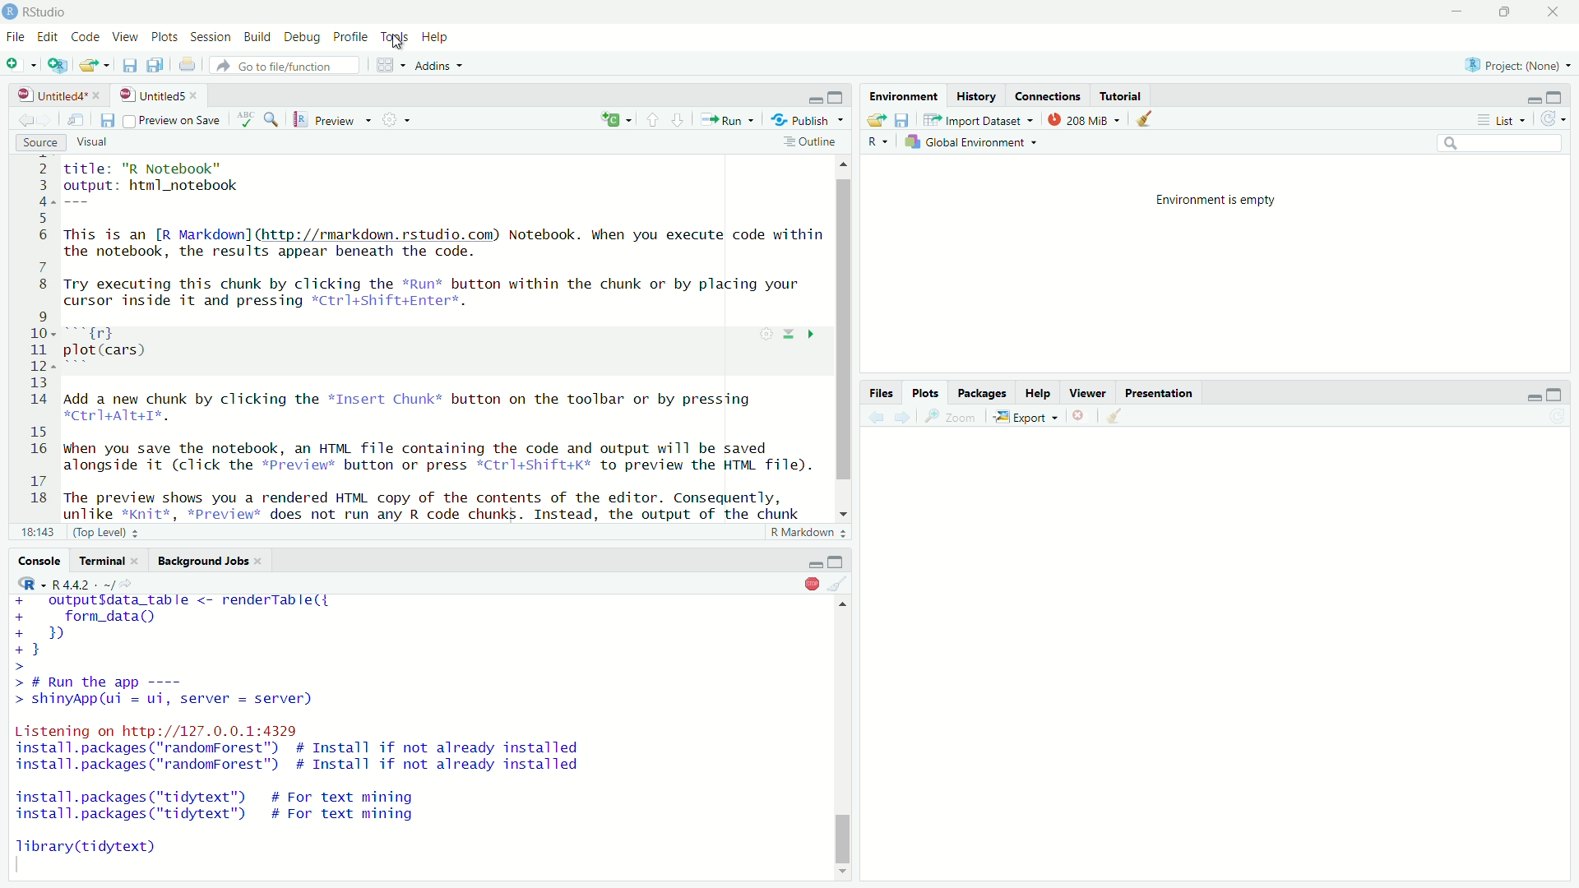 This screenshot has width=1579, height=888. I want to click on Profile, so click(350, 38).